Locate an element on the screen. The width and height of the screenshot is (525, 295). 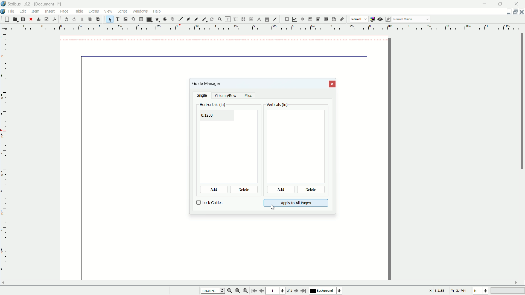
delete is located at coordinates (244, 190).